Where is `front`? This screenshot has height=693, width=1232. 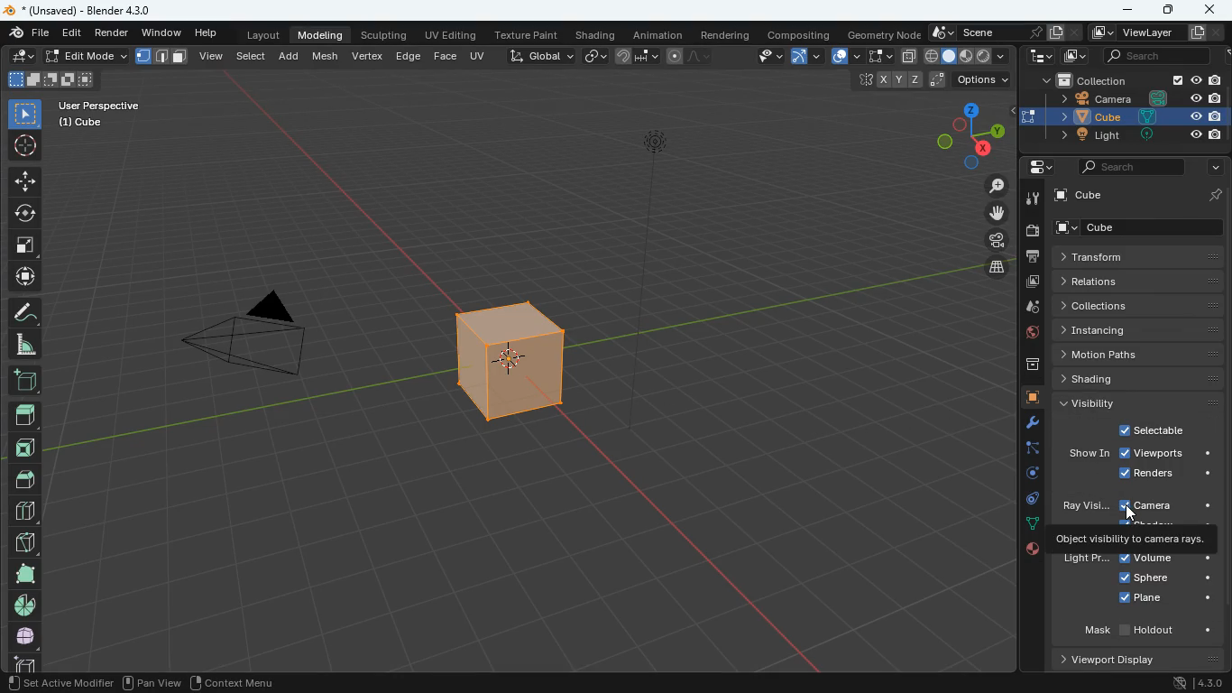
front is located at coordinates (26, 451).